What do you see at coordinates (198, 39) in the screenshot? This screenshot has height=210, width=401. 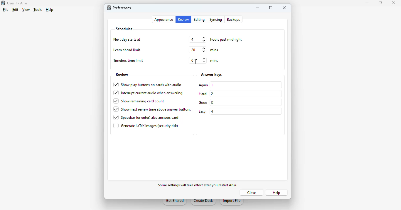 I see `4` at bounding box center [198, 39].